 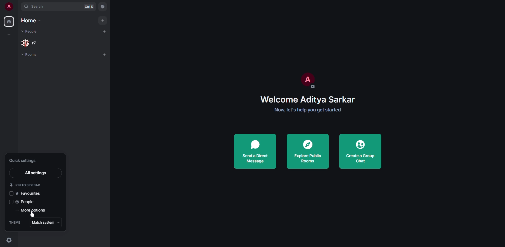 I want to click on rooms, so click(x=29, y=55).